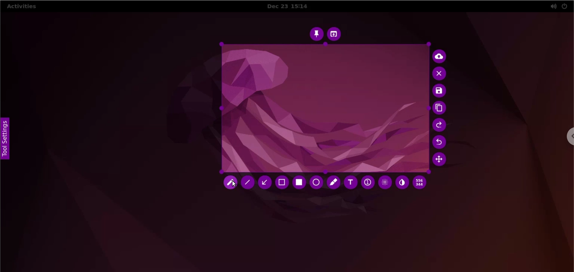 This screenshot has width=574, height=272. What do you see at coordinates (301, 183) in the screenshot?
I see `rectangle` at bounding box center [301, 183].